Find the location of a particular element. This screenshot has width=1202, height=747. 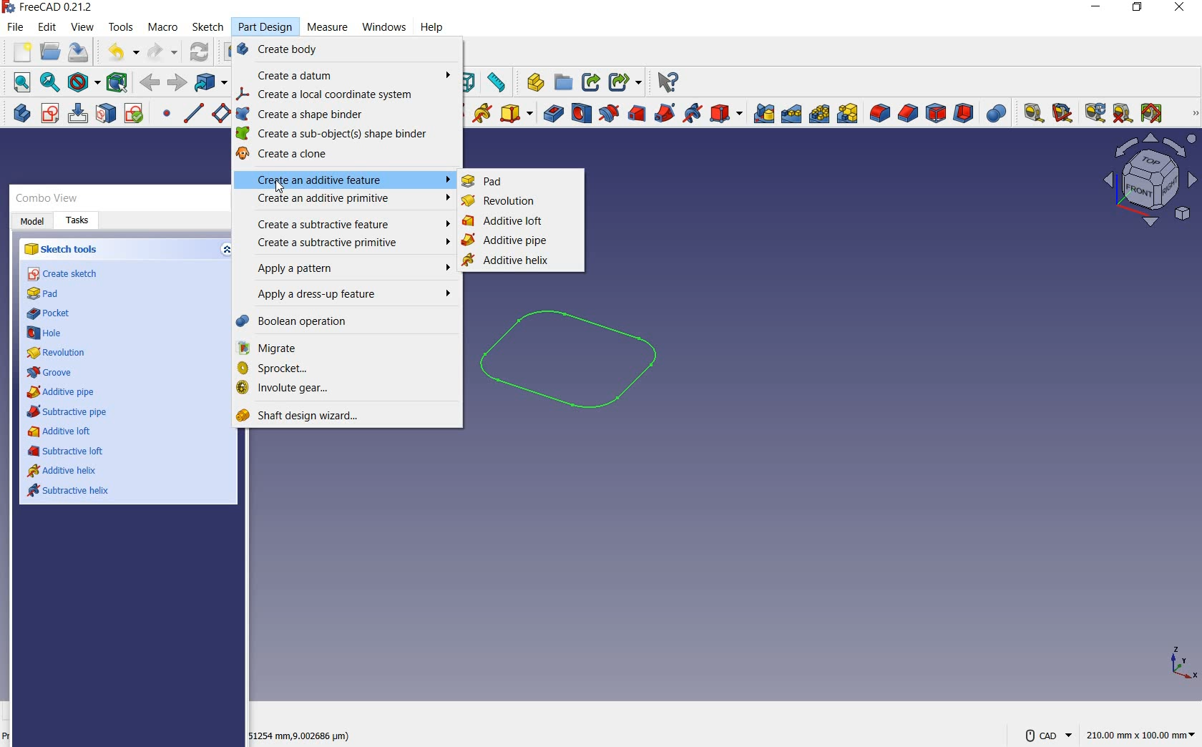

xyz points is located at coordinates (1185, 666).